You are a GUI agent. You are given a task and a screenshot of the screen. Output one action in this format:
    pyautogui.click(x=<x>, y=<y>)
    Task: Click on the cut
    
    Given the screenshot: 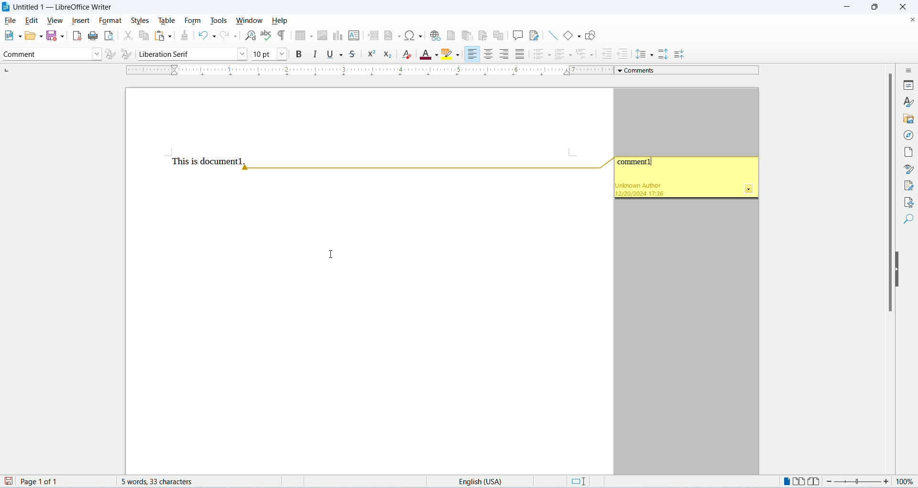 What is the action you would take?
    pyautogui.click(x=128, y=37)
    